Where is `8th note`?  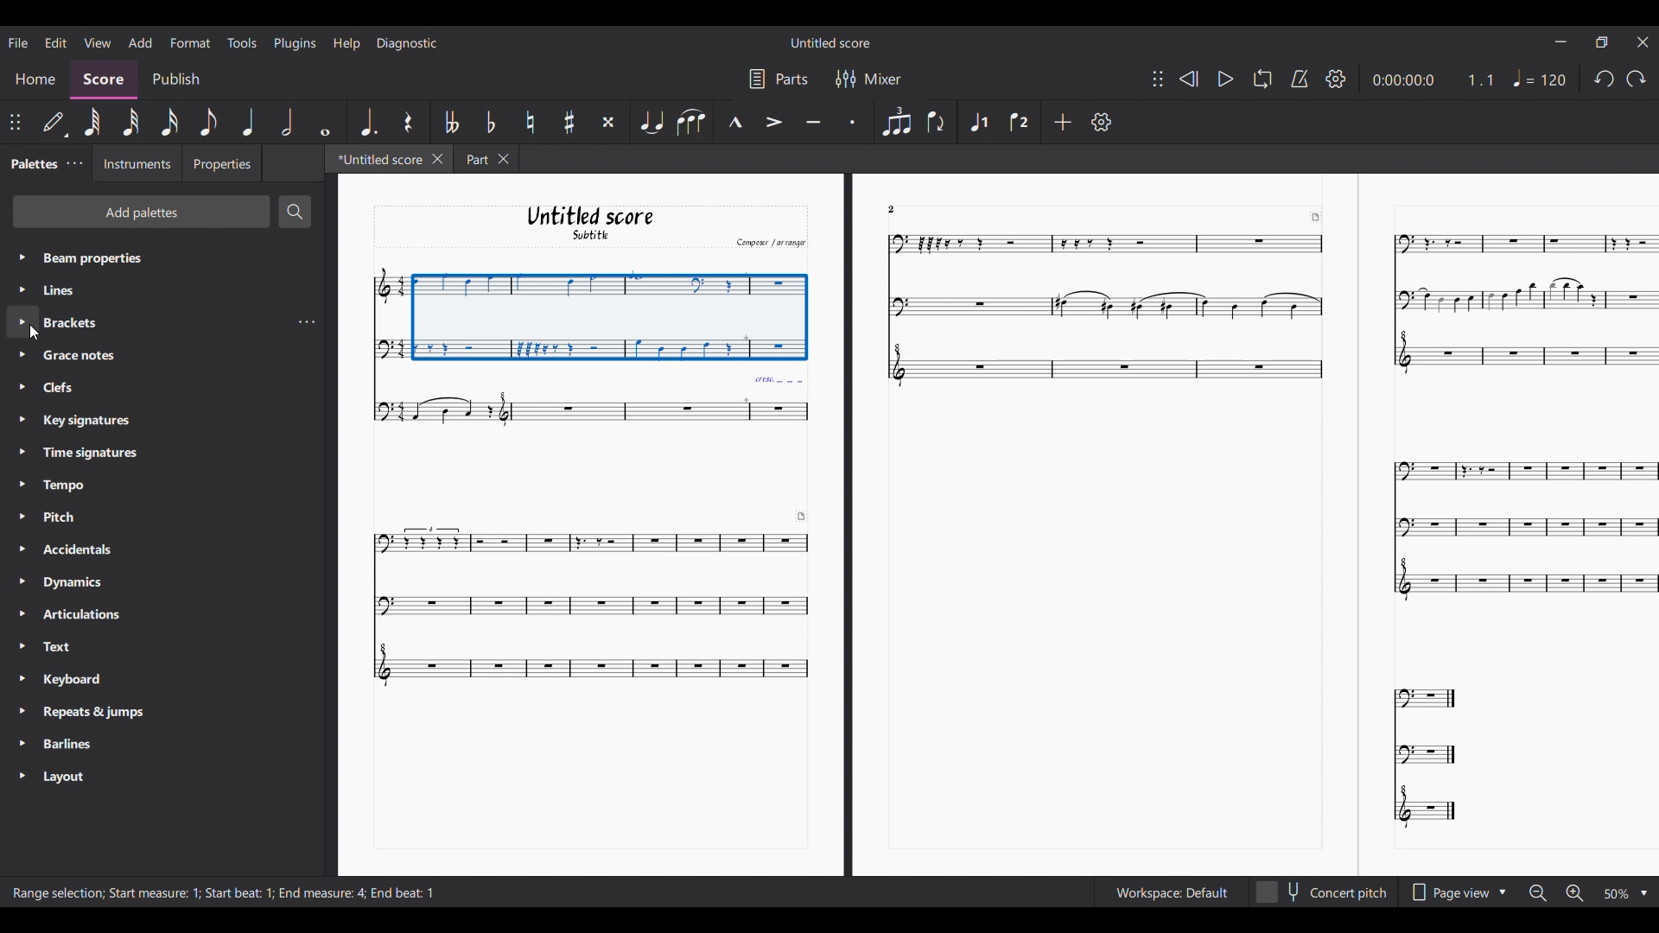
8th note is located at coordinates (208, 122).